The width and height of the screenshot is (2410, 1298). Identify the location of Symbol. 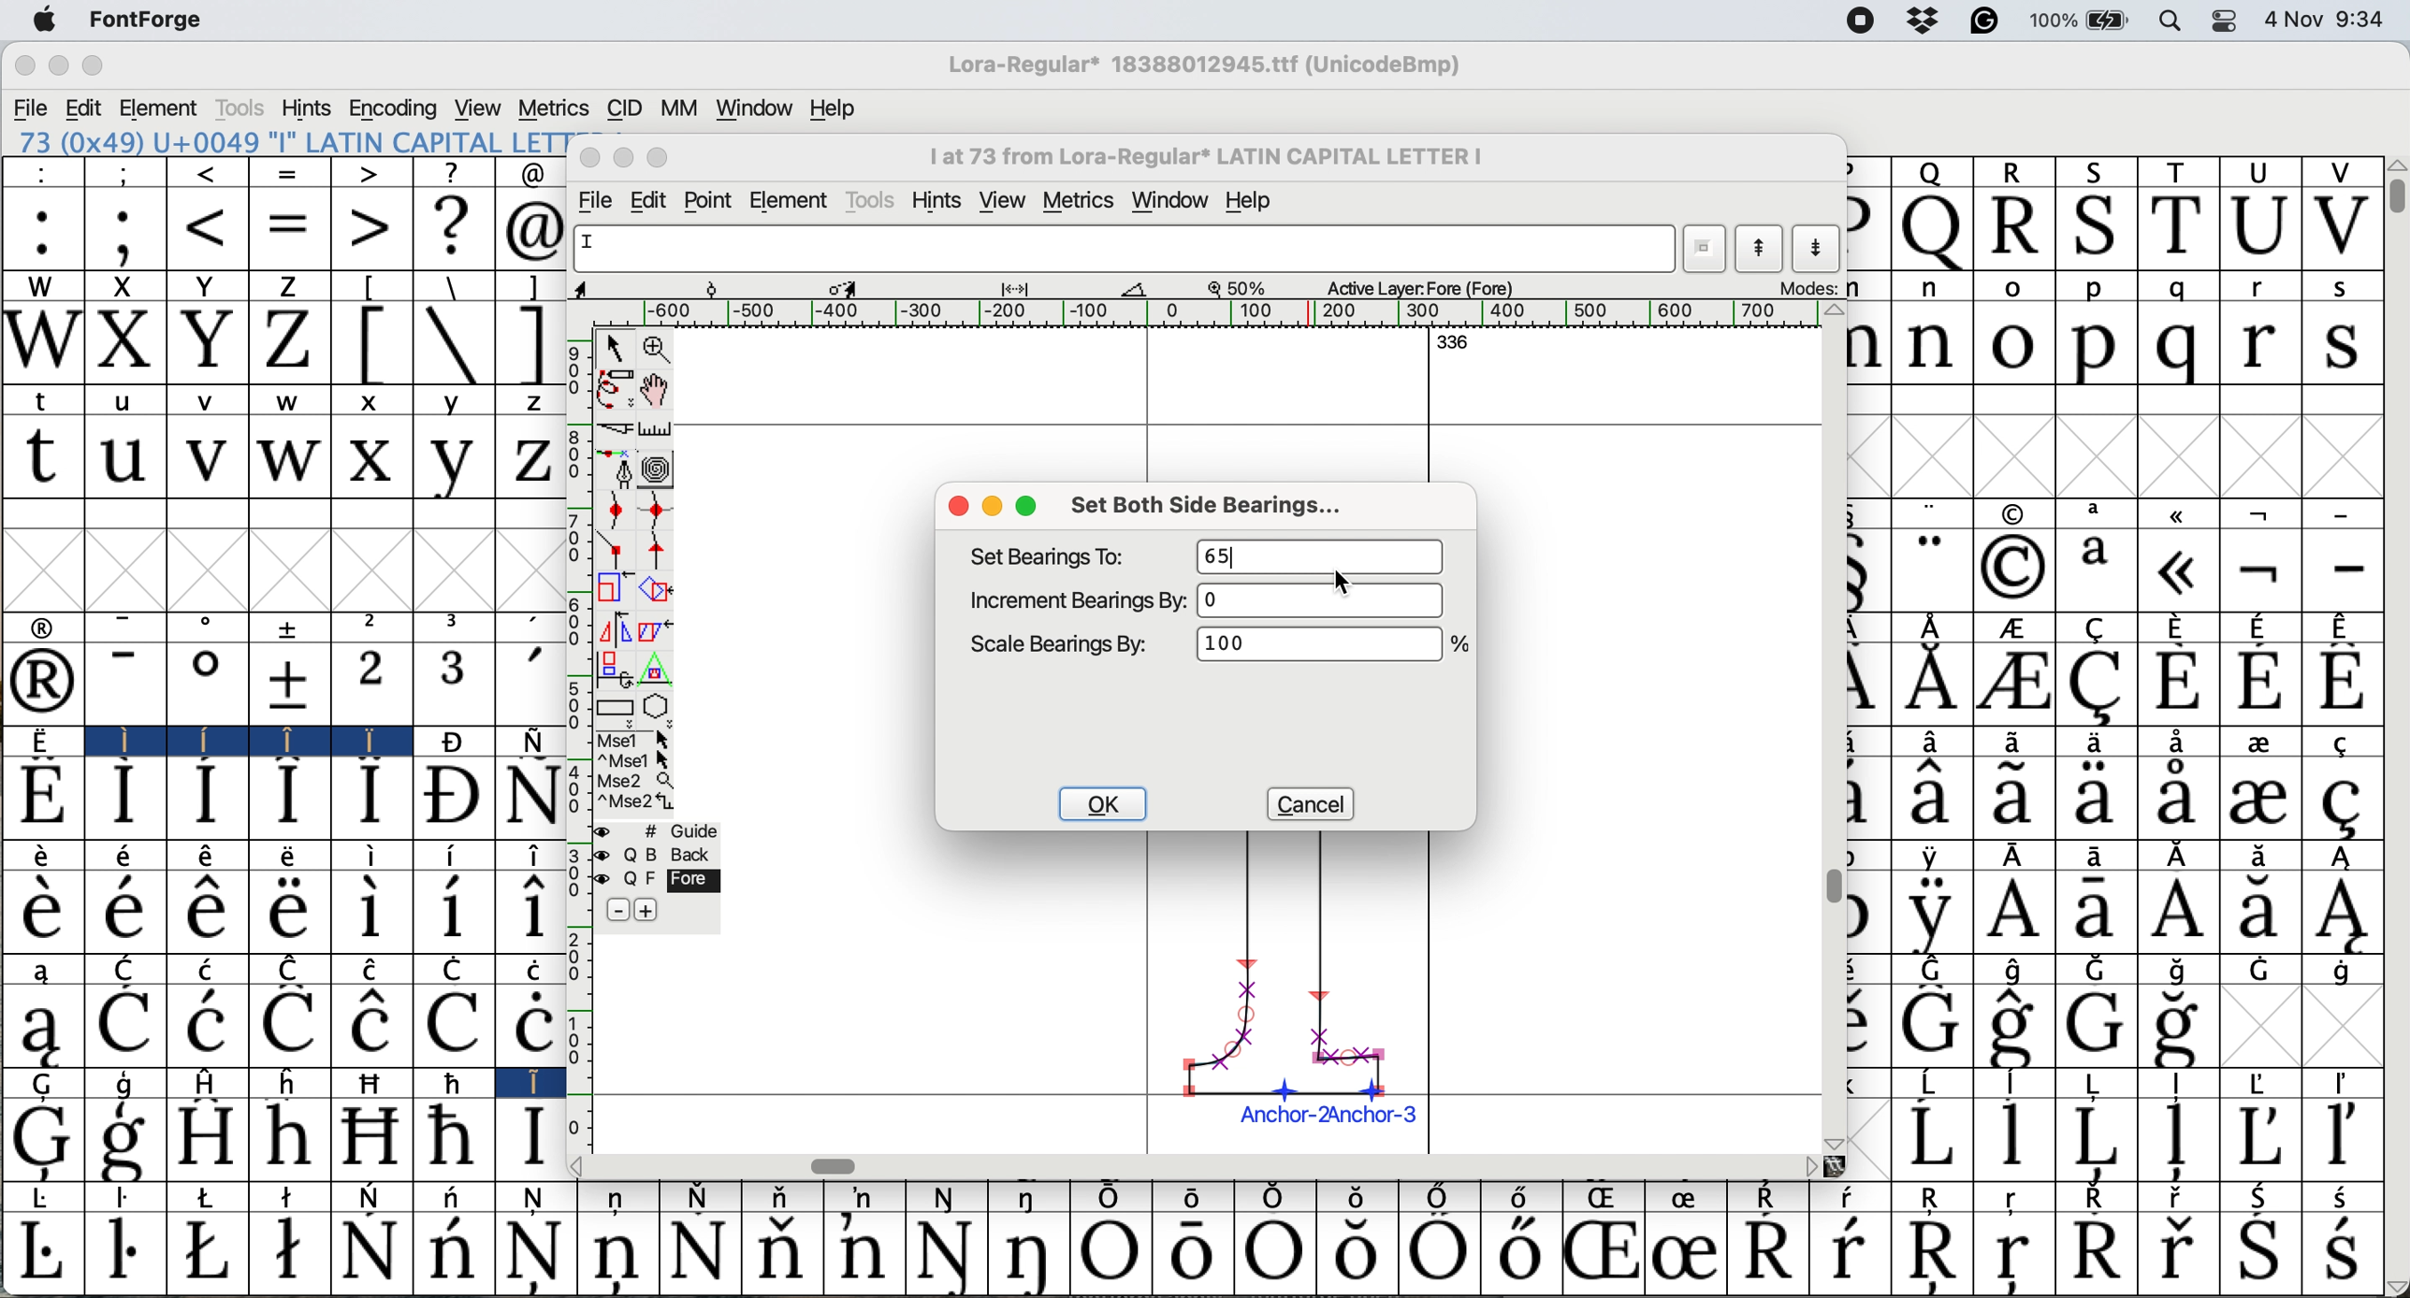
(530, 1138).